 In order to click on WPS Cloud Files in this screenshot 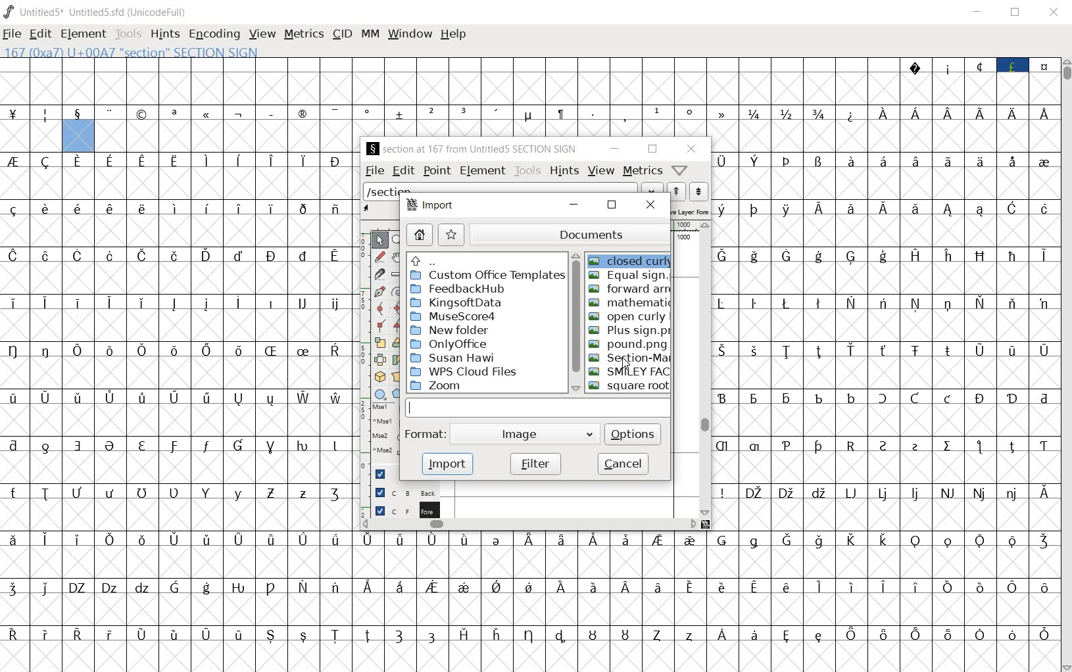, I will do `click(466, 372)`.